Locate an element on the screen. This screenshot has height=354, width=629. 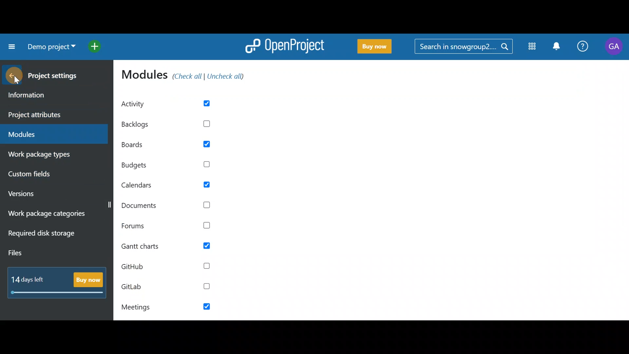
Custom fields is located at coordinates (44, 176).